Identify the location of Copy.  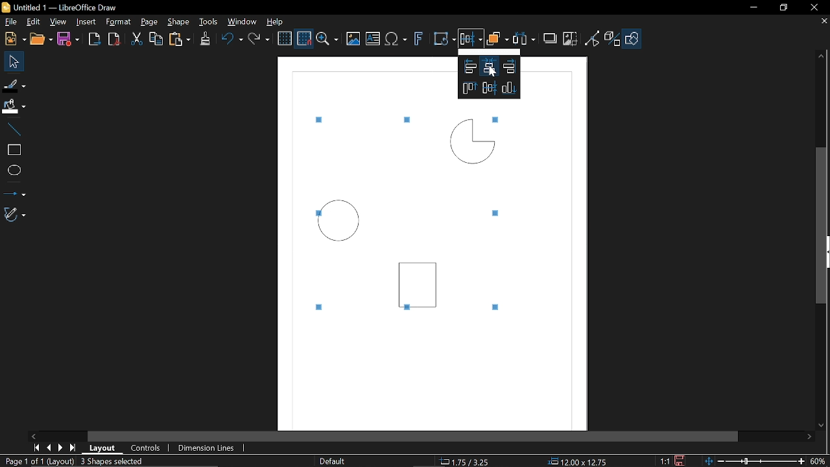
(158, 39).